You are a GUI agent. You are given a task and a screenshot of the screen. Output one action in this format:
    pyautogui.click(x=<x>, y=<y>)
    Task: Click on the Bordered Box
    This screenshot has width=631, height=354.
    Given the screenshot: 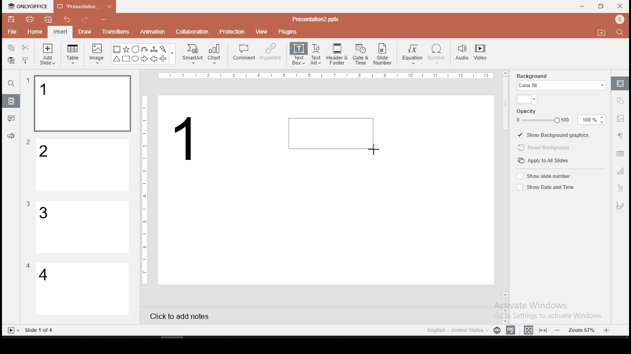 What is the action you would take?
    pyautogui.click(x=117, y=49)
    